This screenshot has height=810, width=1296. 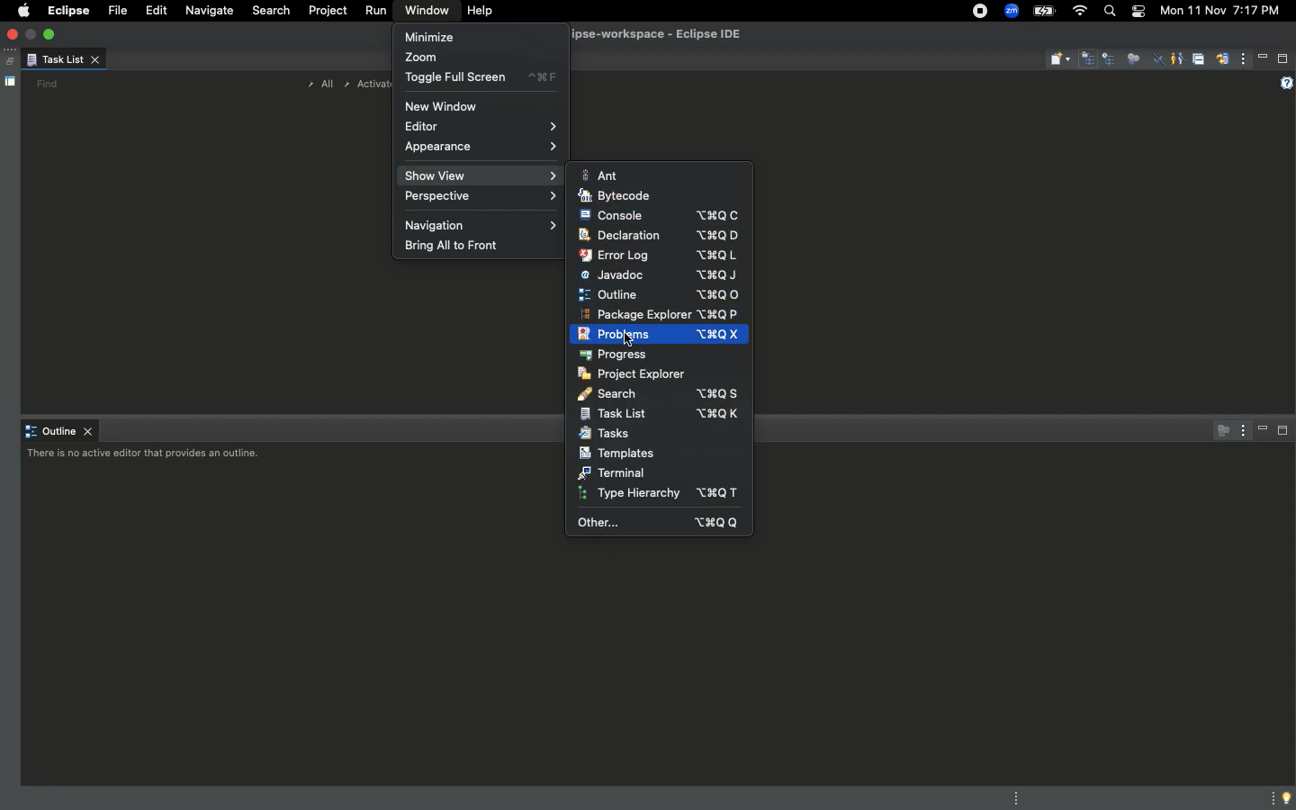 What do you see at coordinates (367, 84) in the screenshot?
I see `Activate` at bounding box center [367, 84].